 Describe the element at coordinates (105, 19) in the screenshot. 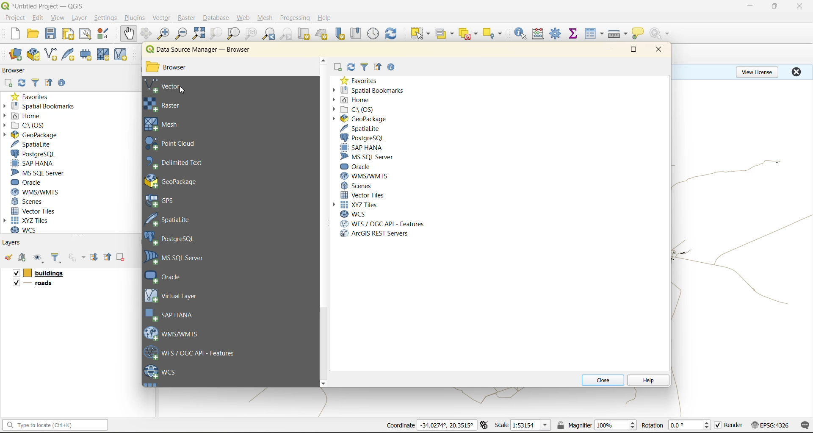

I see `settings` at that location.